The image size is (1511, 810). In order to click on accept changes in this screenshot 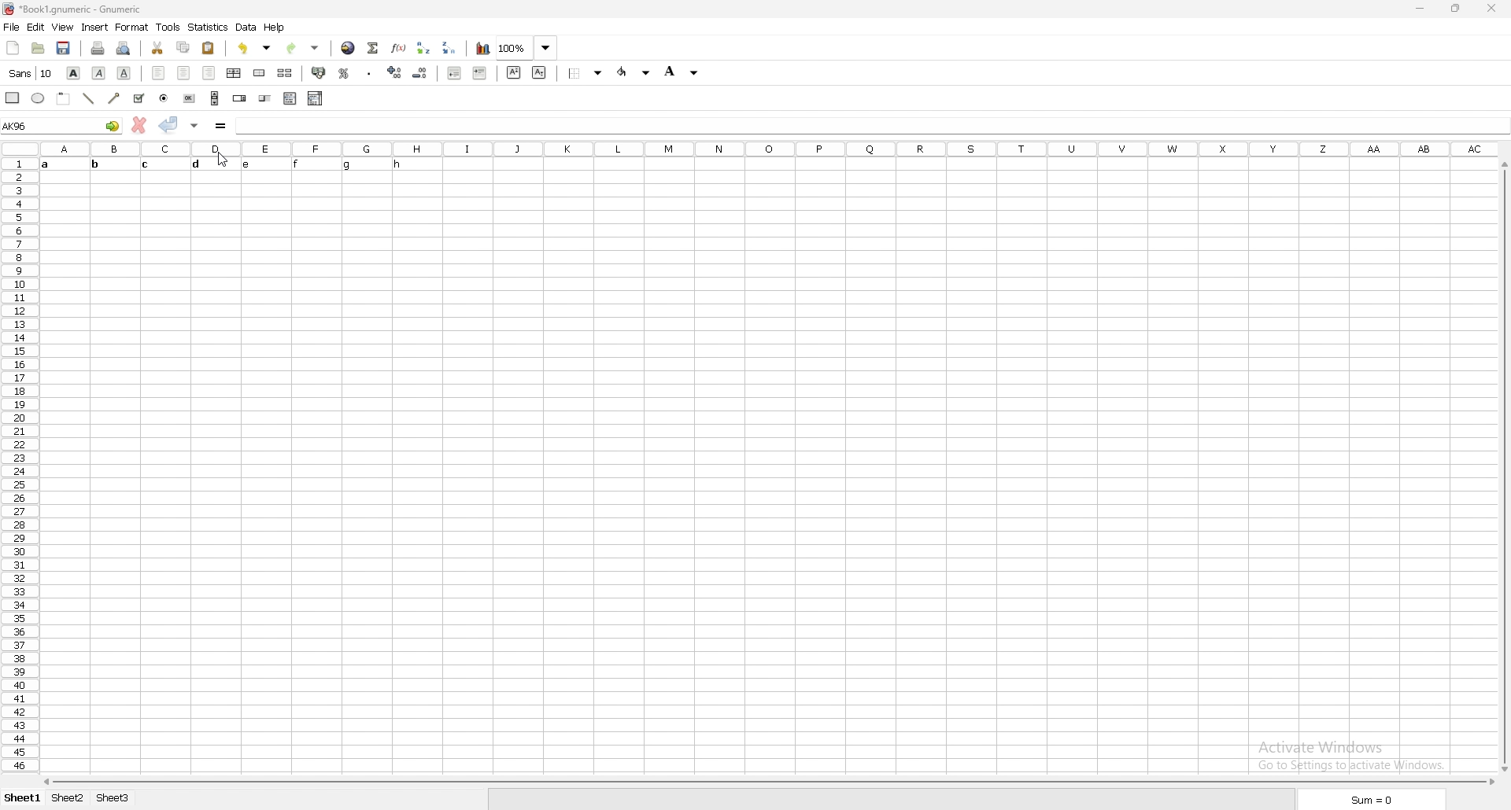, I will do `click(169, 124)`.